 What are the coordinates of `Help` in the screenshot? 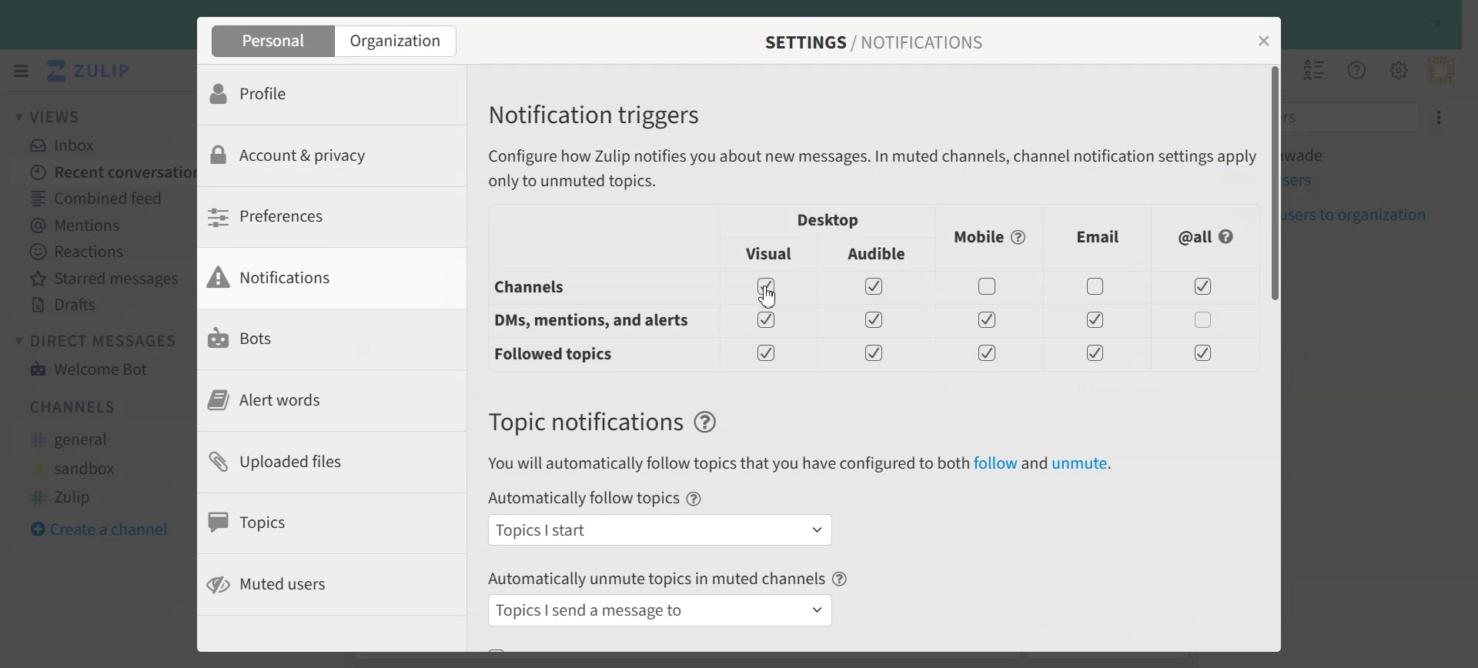 It's located at (706, 423).